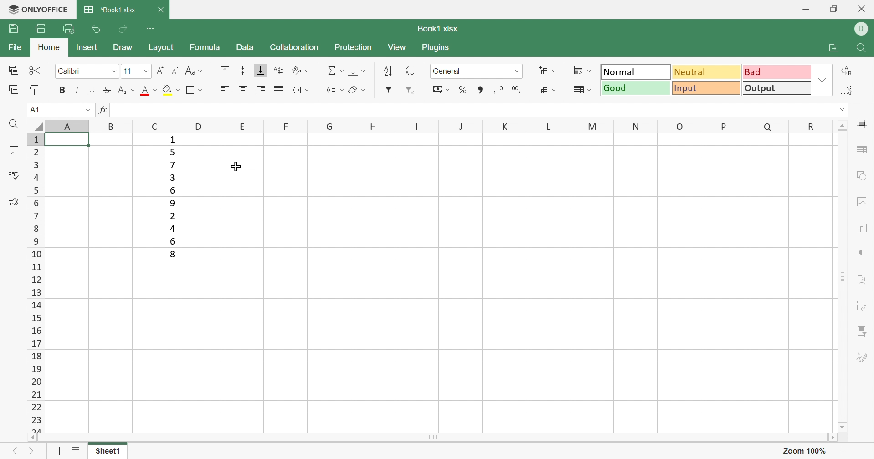  What do you see at coordinates (86, 47) in the screenshot?
I see `Insert` at bounding box center [86, 47].